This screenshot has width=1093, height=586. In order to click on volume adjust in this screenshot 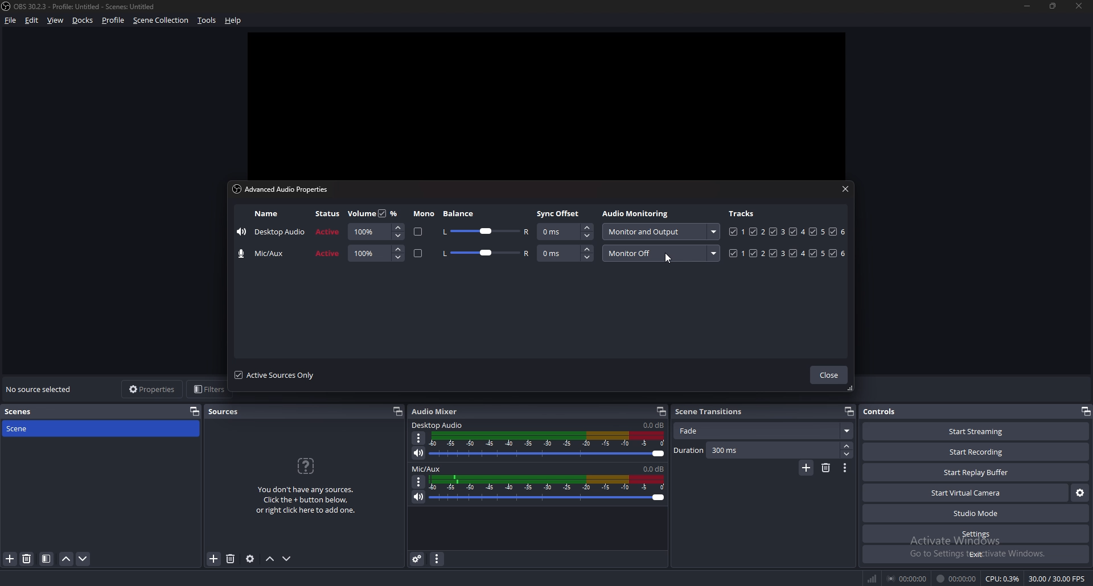, I will do `click(547, 445)`.